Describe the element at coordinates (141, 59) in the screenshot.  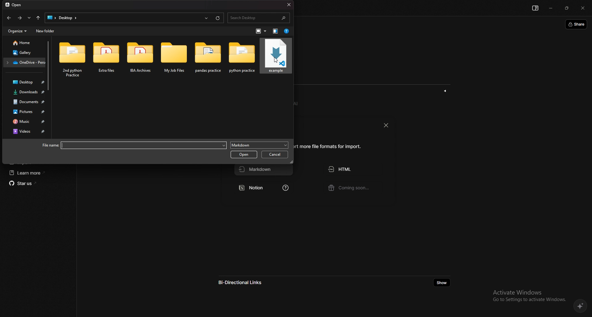
I see `folder` at that location.